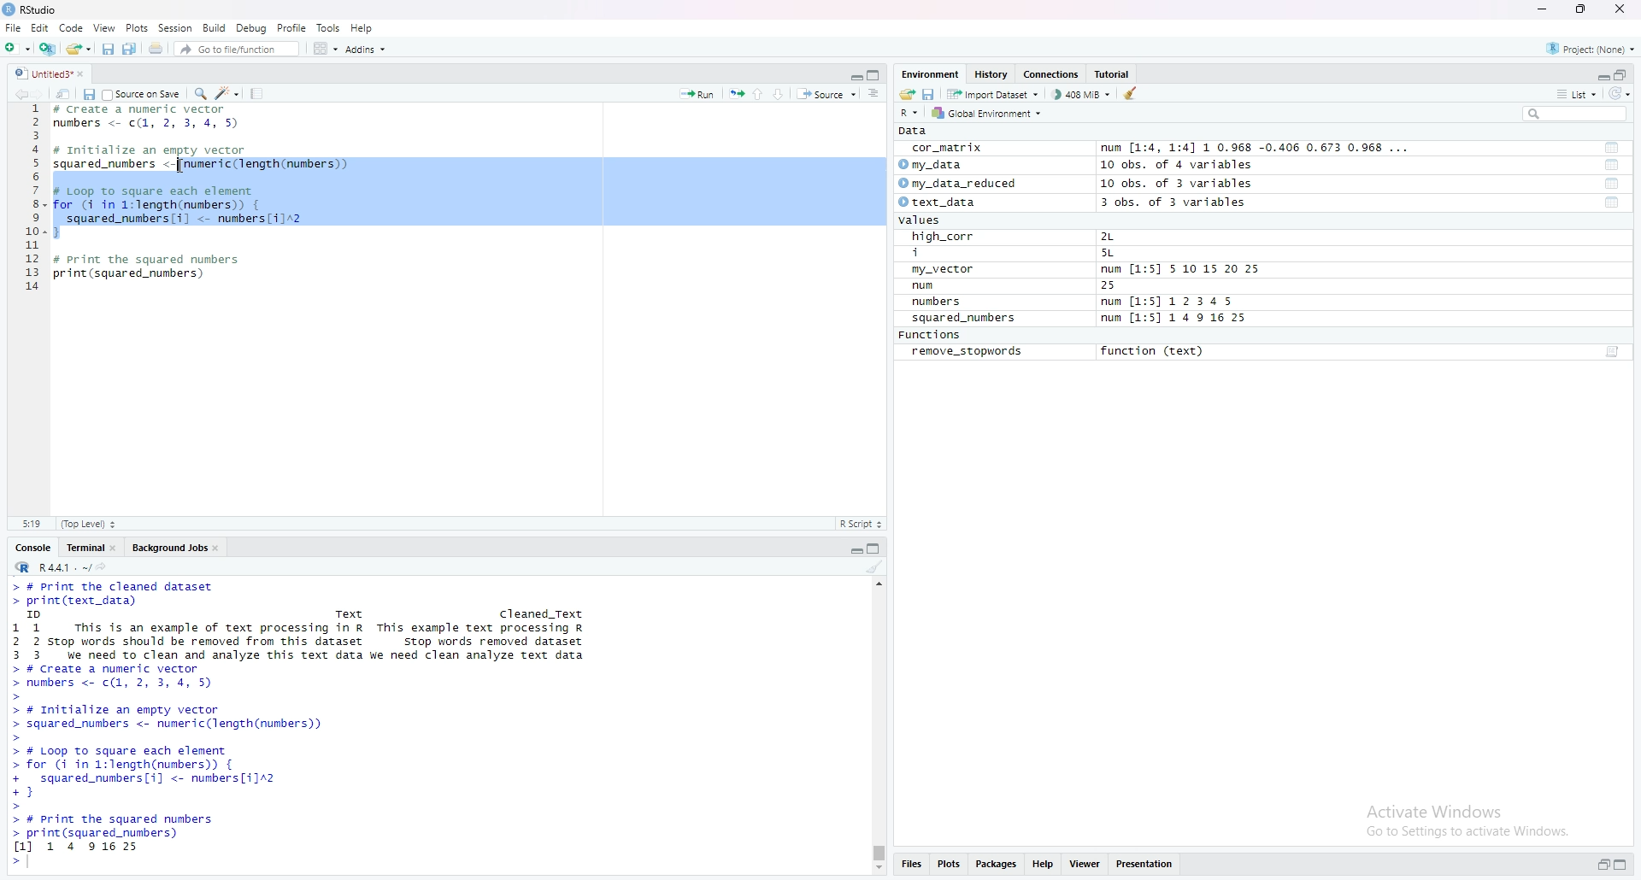 This screenshot has width=1641, height=880. Describe the element at coordinates (175, 27) in the screenshot. I see `Session` at that location.